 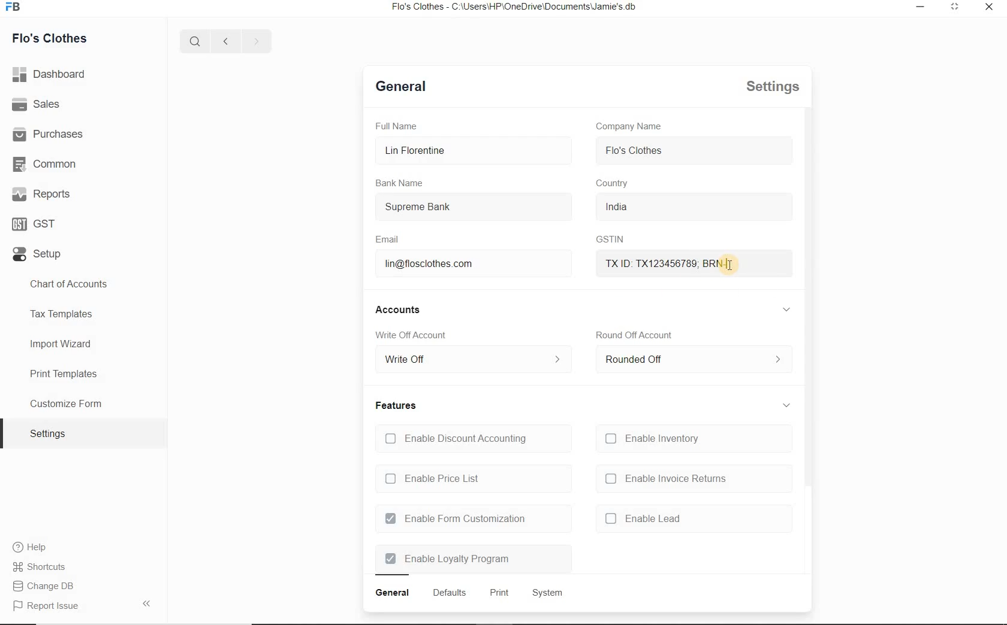 I want to click on Setup, so click(x=40, y=253).